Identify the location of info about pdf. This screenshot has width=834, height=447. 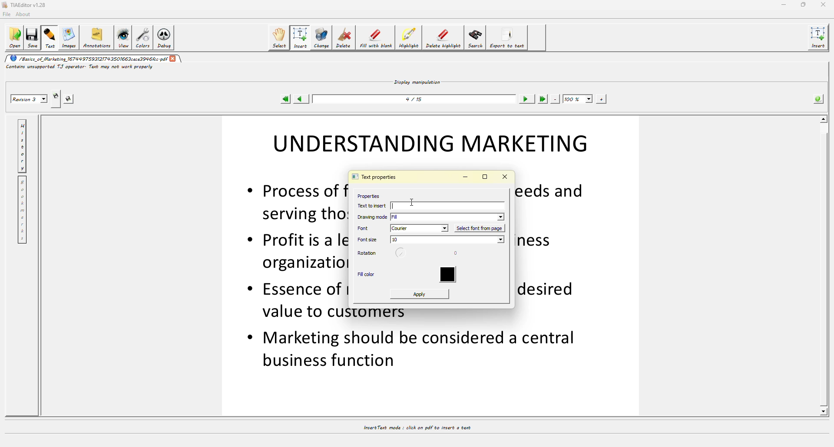
(818, 98).